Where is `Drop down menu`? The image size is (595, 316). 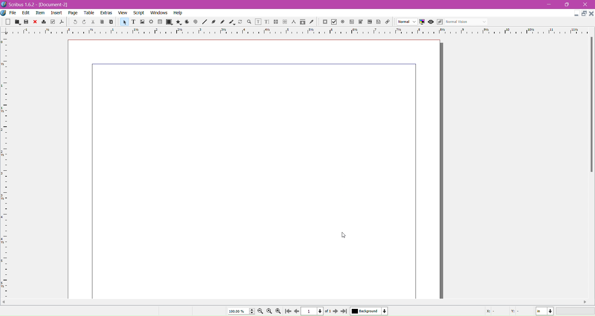
Drop down menu is located at coordinates (486, 22).